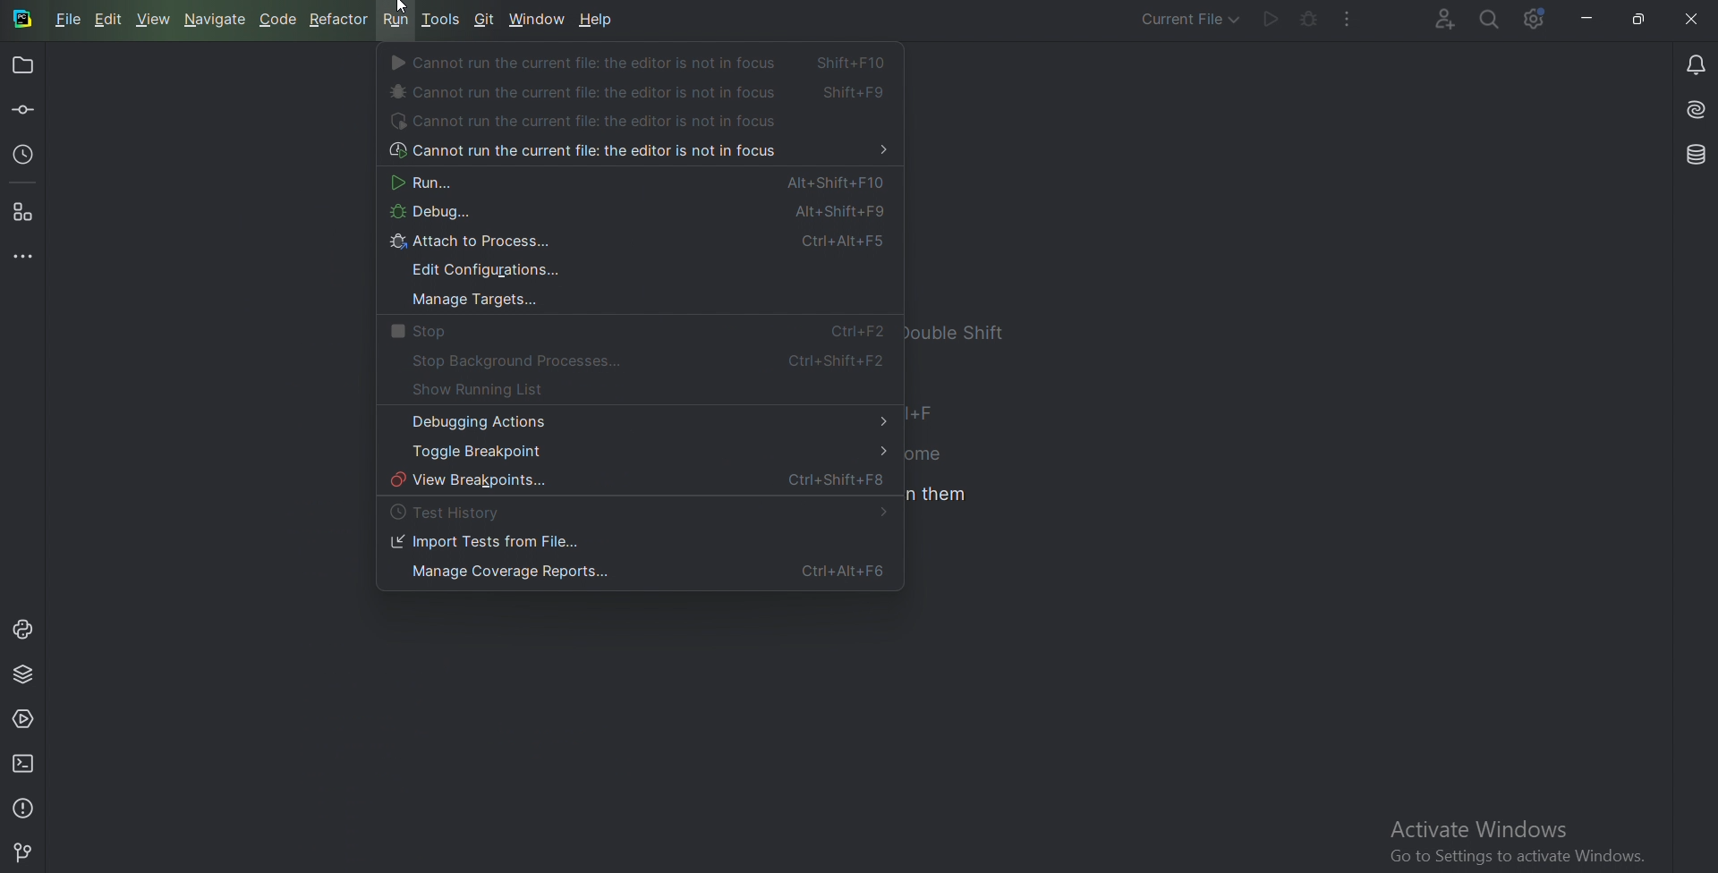 This screenshot has width=1718, height=873. I want to click on Terminal, so click(25, 763).